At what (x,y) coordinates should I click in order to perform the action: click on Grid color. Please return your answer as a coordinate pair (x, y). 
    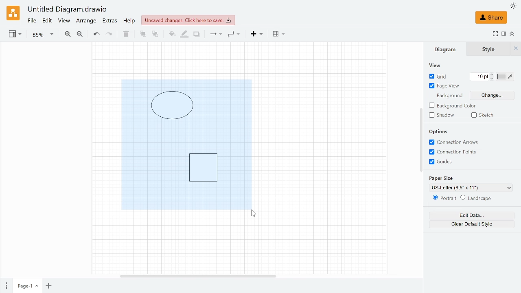
    Looking at the image, I should click on (506, 77).